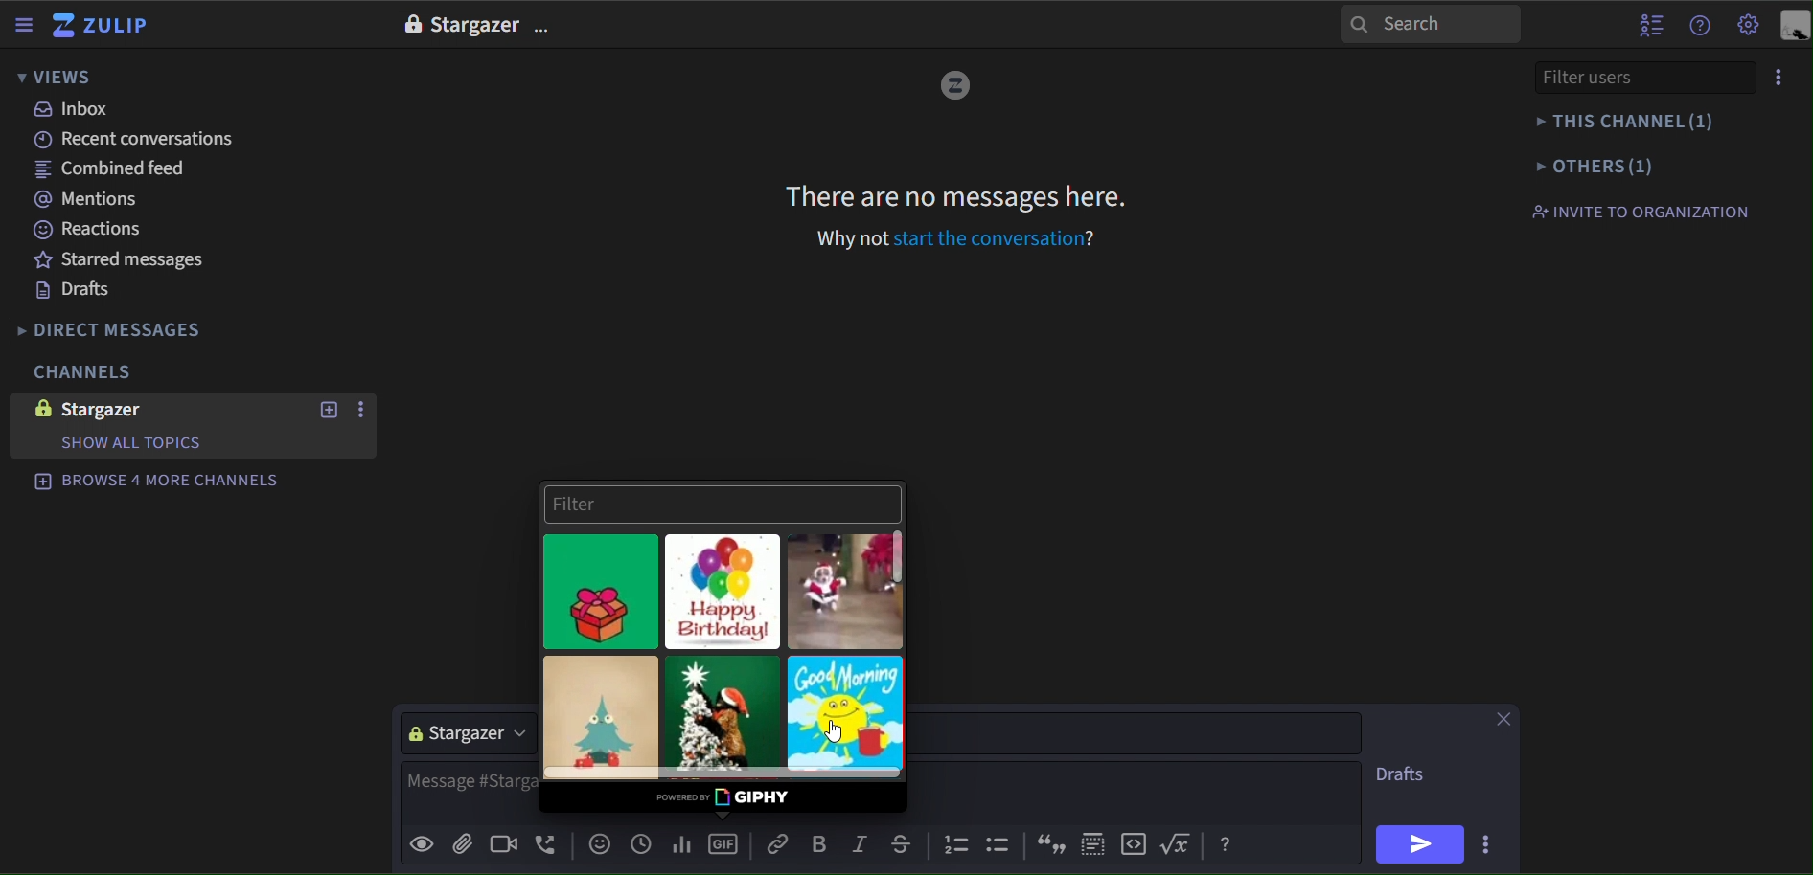 The height and width of the screenshot is (875, 1813). I want to click on Others(1), so click(1635, 165).